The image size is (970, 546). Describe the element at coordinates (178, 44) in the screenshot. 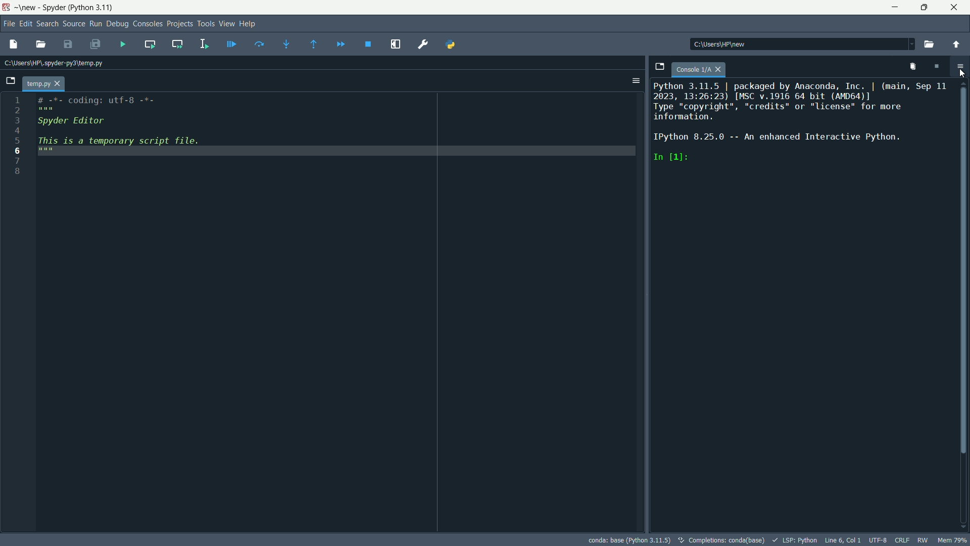

I see `run current cell and go to the next one` at that location.